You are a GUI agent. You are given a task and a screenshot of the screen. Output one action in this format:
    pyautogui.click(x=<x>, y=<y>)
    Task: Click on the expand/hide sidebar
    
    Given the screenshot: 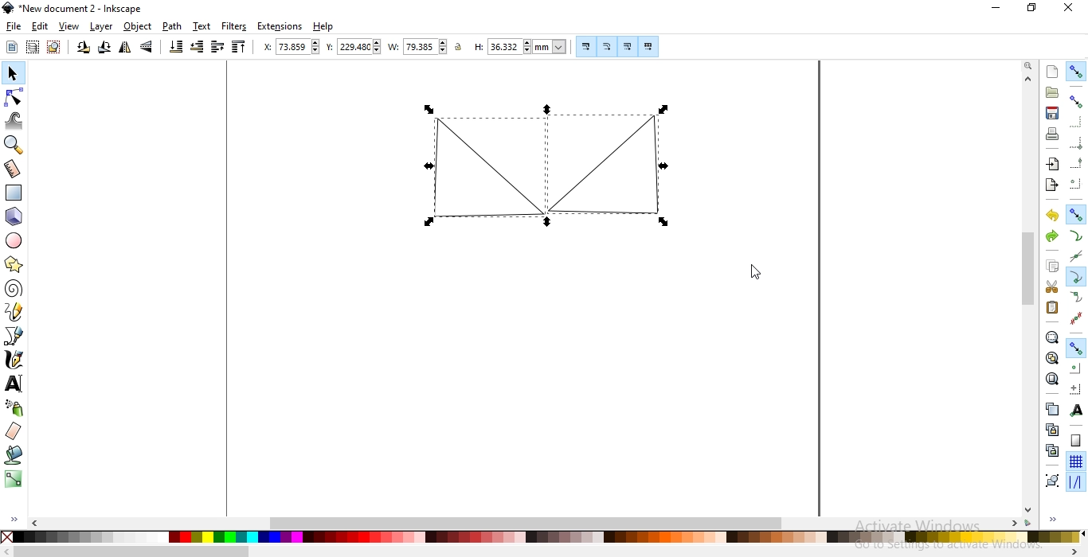 What is the action you would take?
    pyautogui.click(x=16, y=520)
    